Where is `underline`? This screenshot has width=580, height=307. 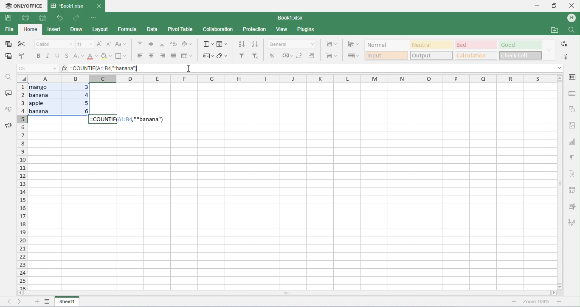 underline is located at coordinates (56, 56).